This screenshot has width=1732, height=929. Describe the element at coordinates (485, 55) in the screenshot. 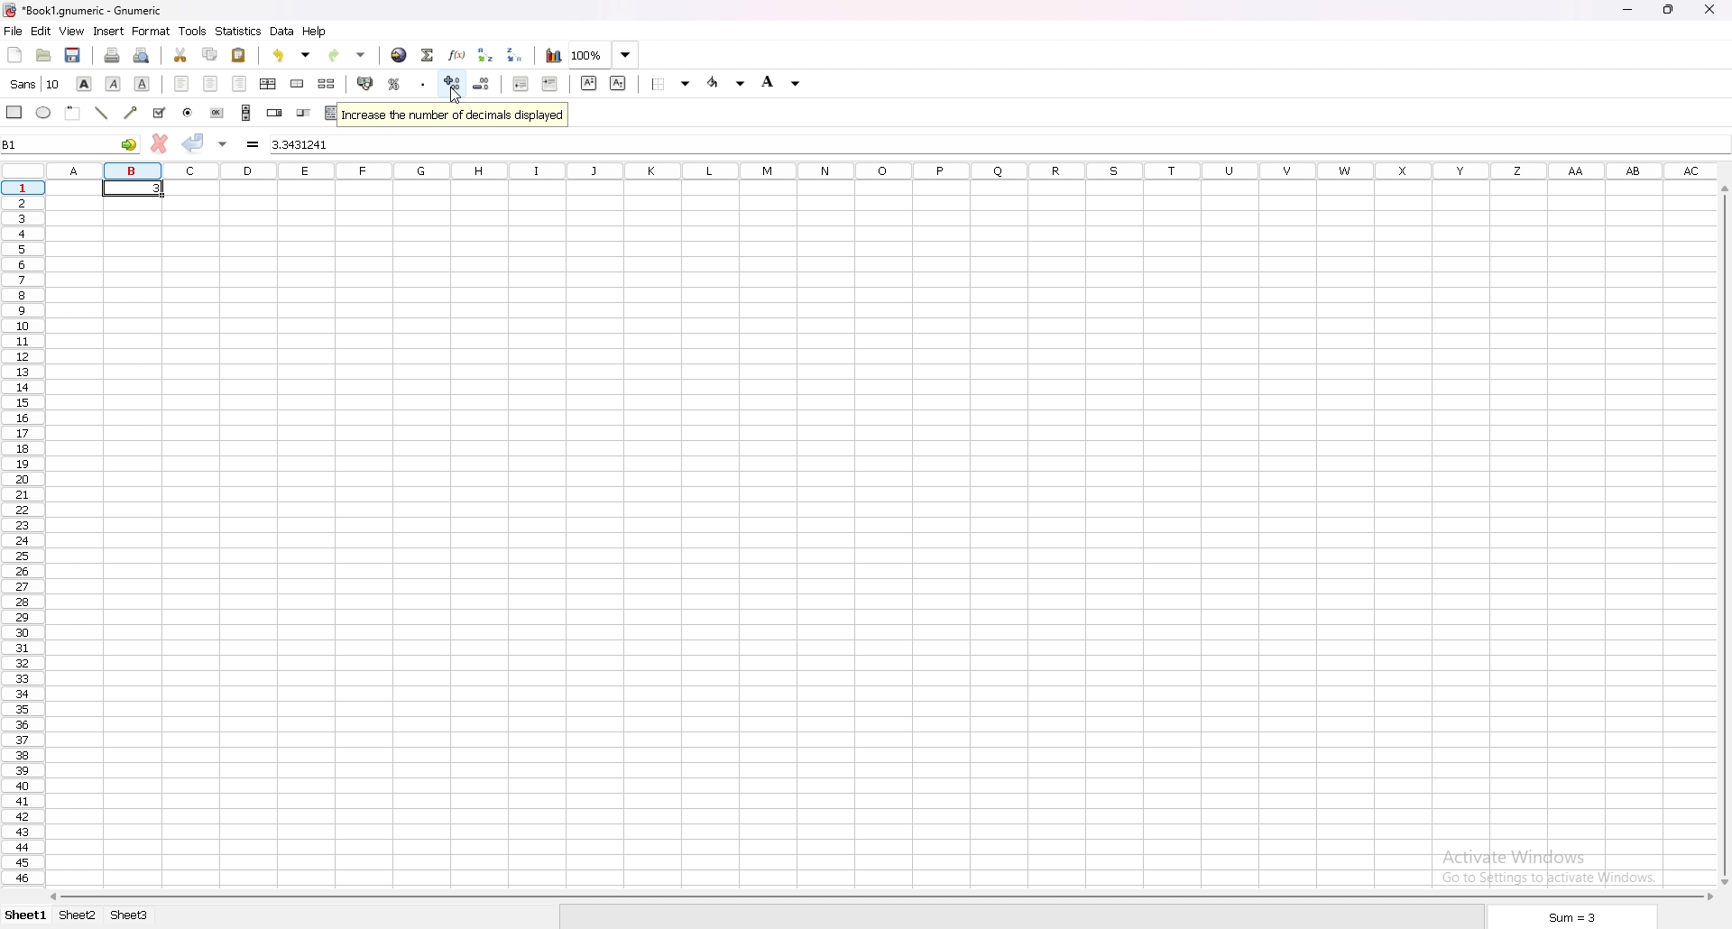

I see `sort ascending` at that location.